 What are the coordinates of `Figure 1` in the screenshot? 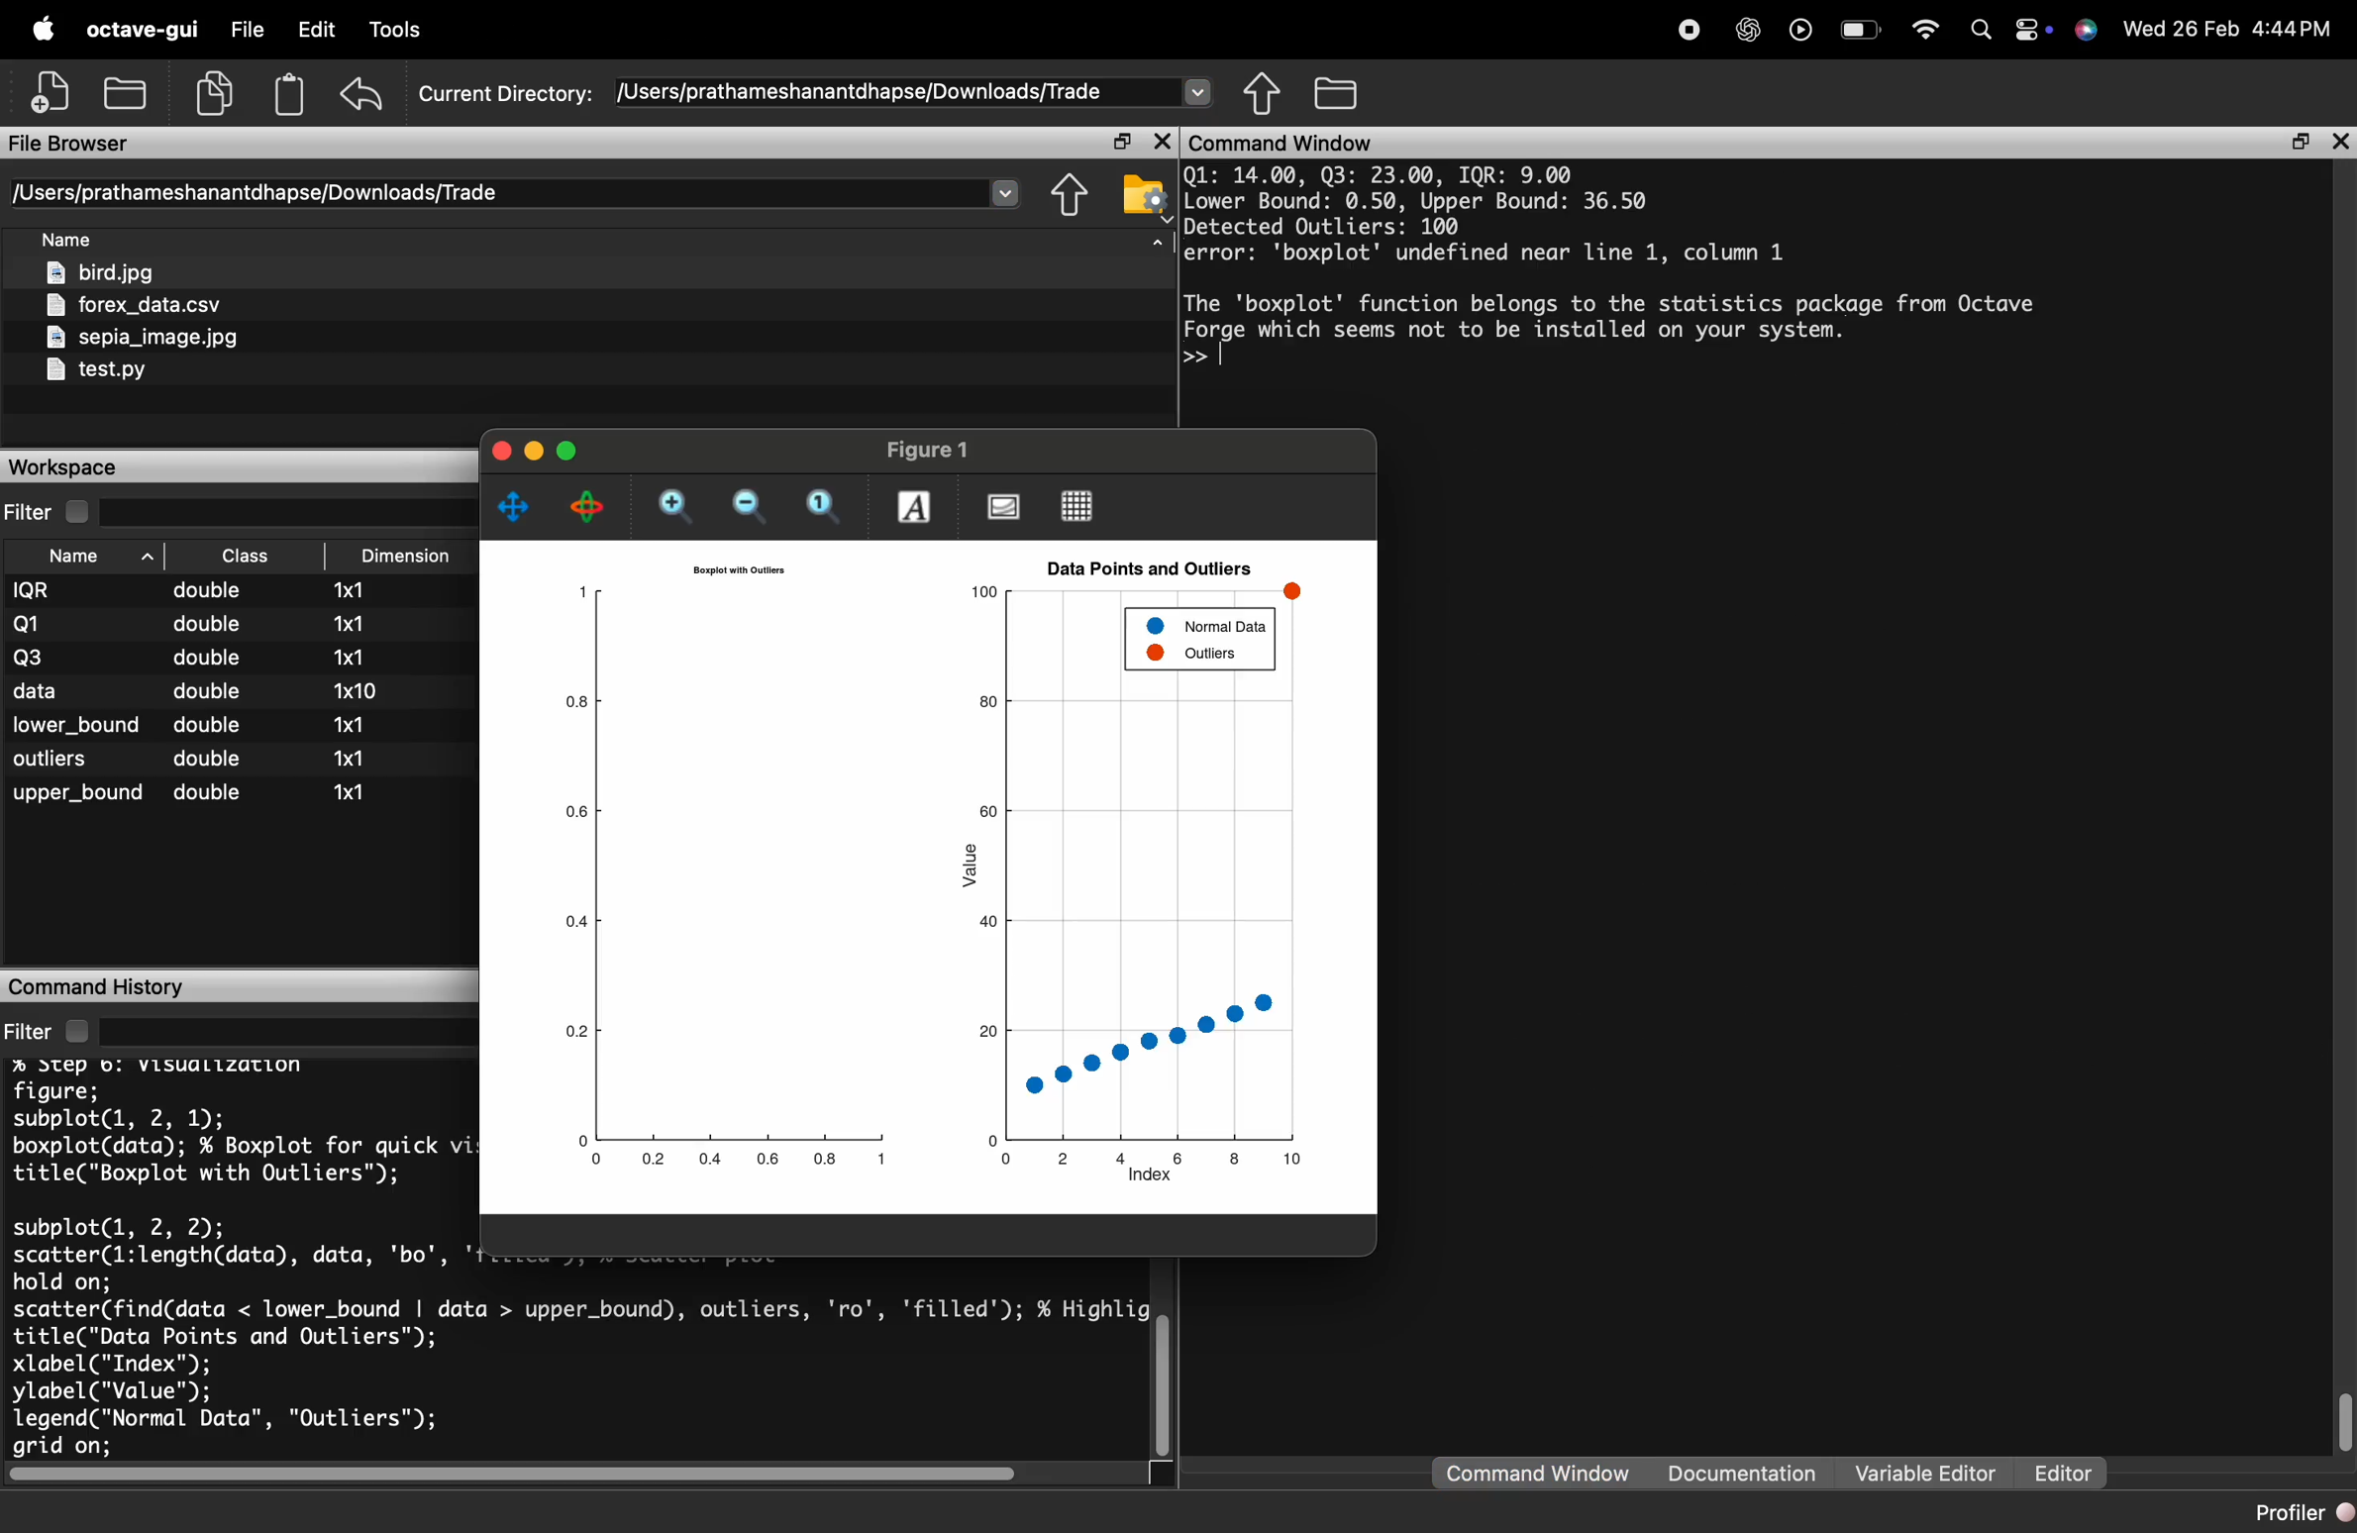 It's located at (926, 449).